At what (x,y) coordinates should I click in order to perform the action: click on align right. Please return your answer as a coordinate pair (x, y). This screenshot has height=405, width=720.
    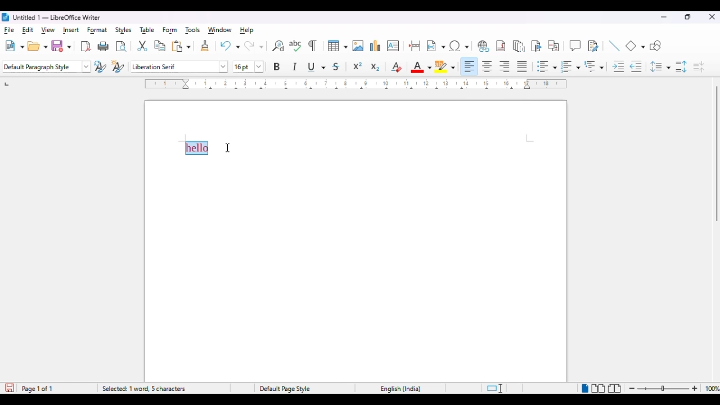
    Looking at the image, I should click on (505, 67).